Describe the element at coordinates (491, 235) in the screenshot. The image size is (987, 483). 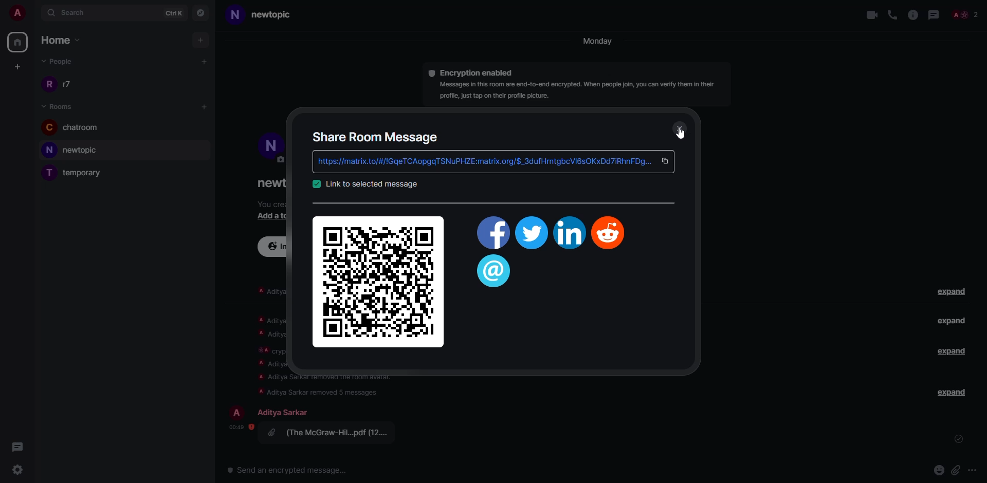
I see `fb` at that location.